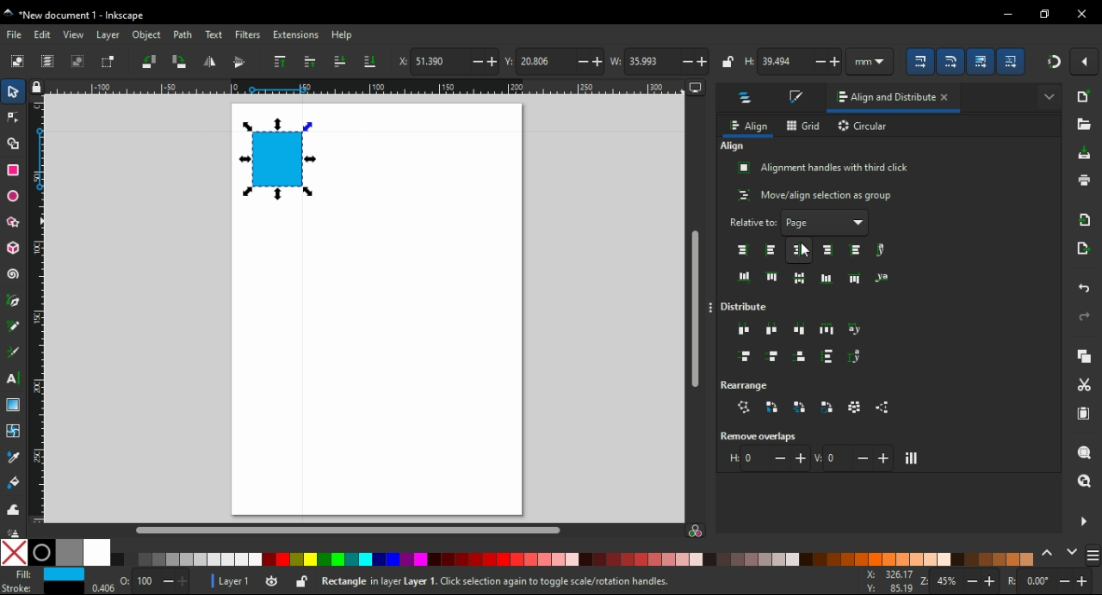  Describe the element at coordinates (1085, 316) in the screenshot. I see `redo` at that location.